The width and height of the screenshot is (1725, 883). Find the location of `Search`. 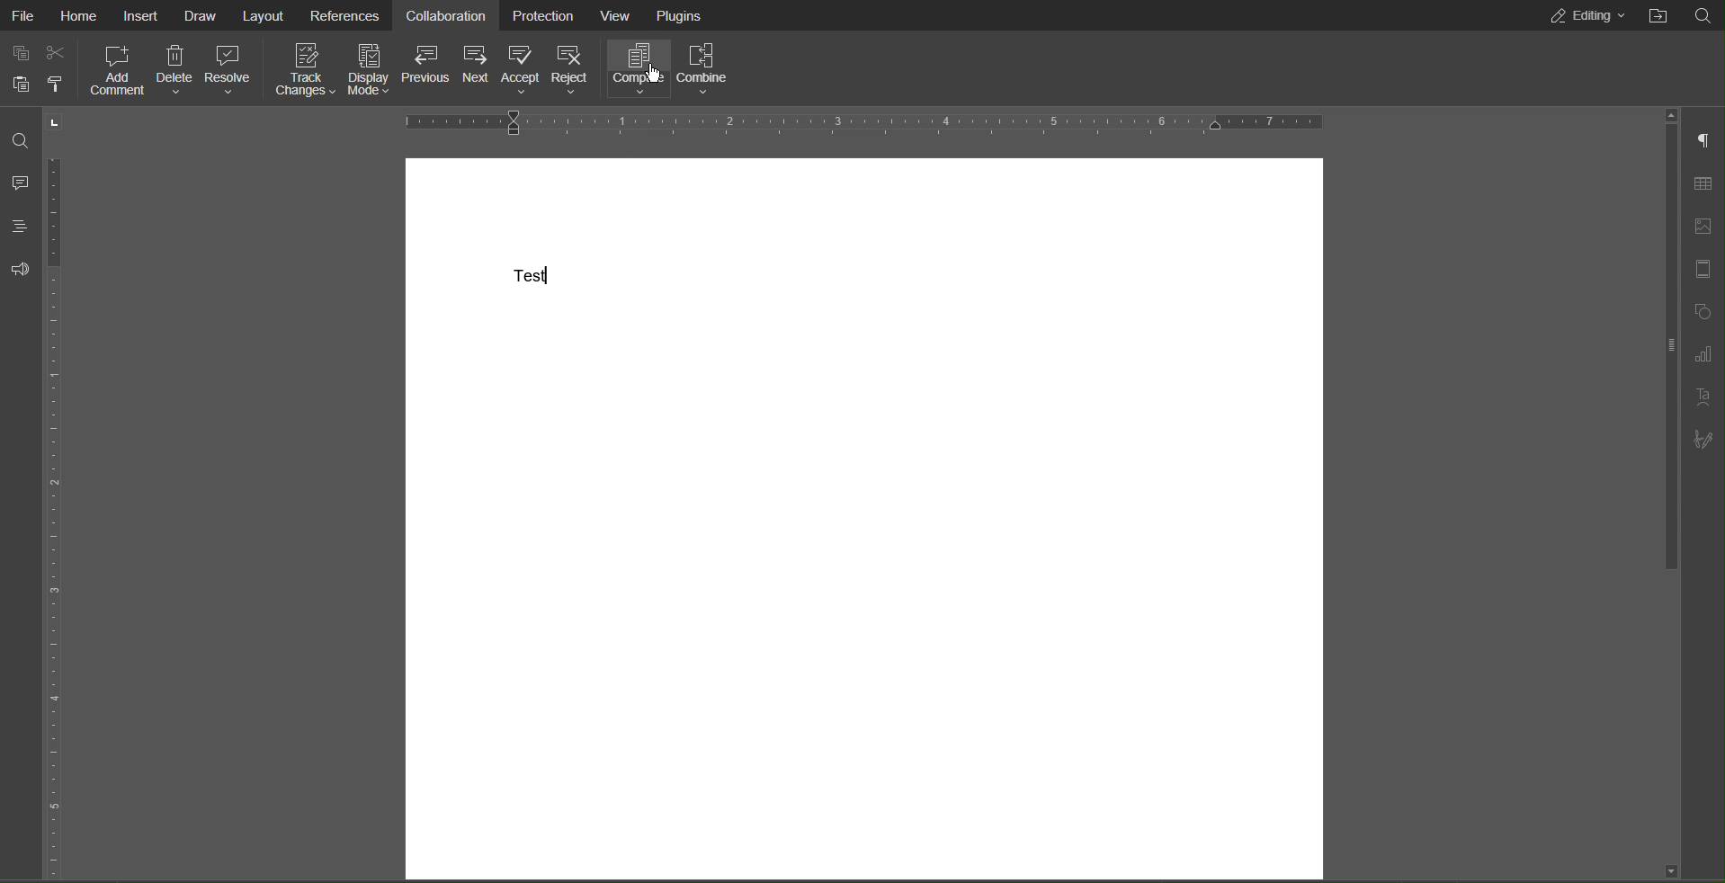

Search is located at coordinates (17, 138).